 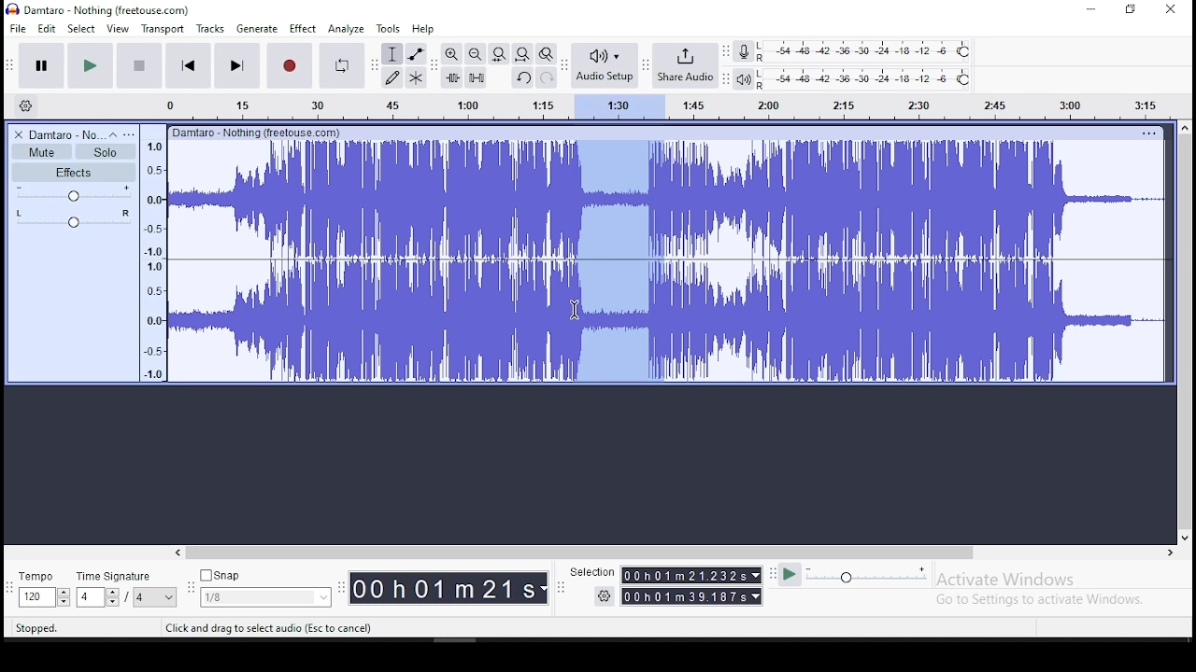 I want to click on 00 h 01 m 39.187s, so click(x=685, y=596).